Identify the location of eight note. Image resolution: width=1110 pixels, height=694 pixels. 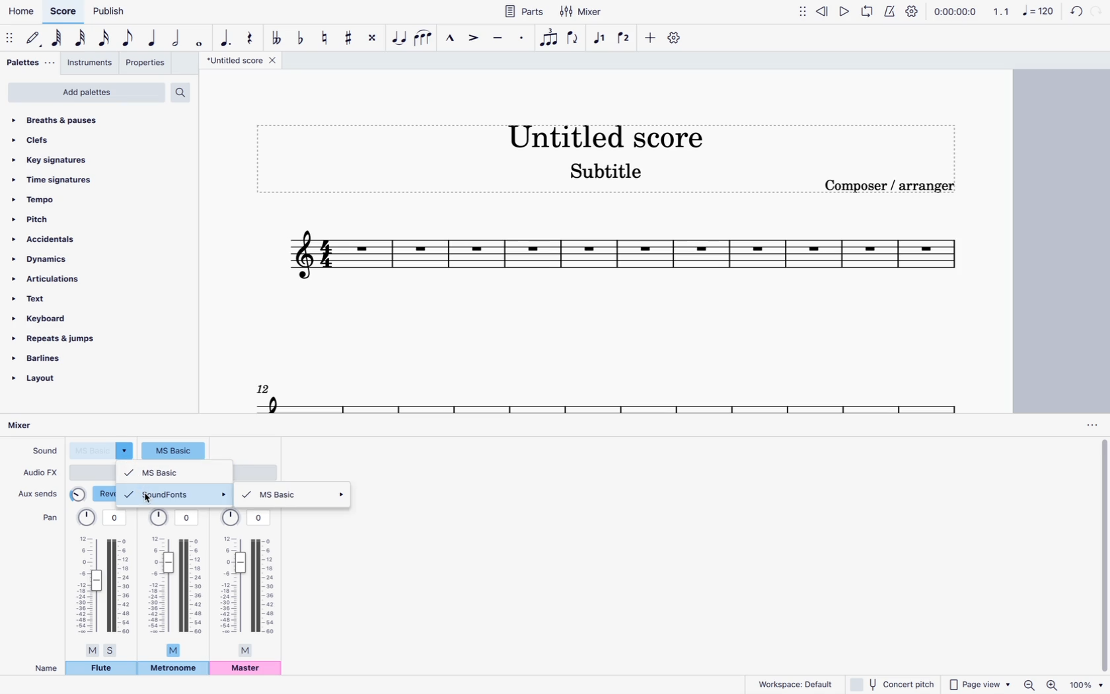
(129, 40).